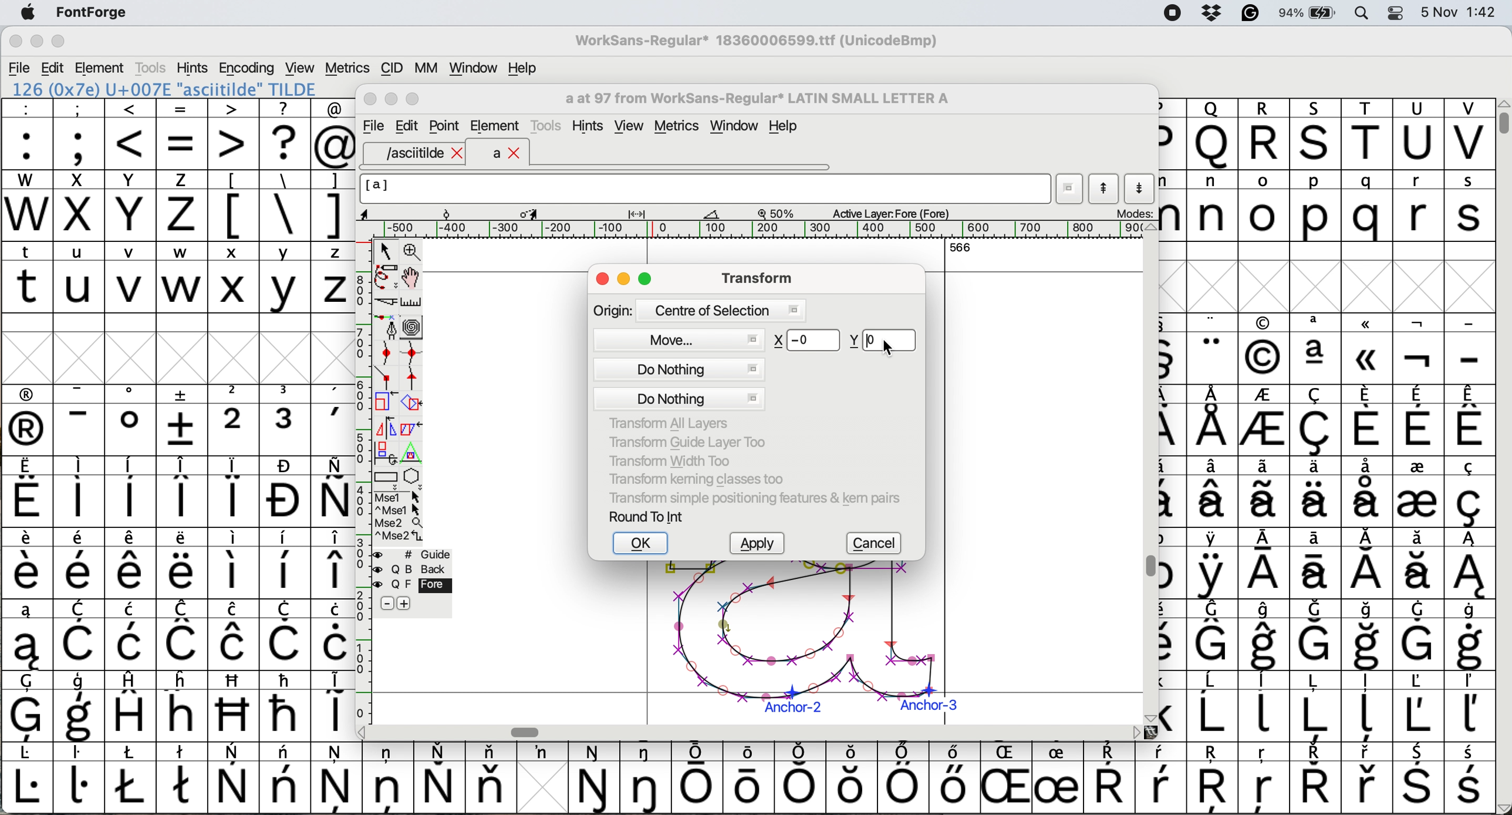 This screenshot has height=815, width=1512. I want to click on symbol, so click(1315, 706).